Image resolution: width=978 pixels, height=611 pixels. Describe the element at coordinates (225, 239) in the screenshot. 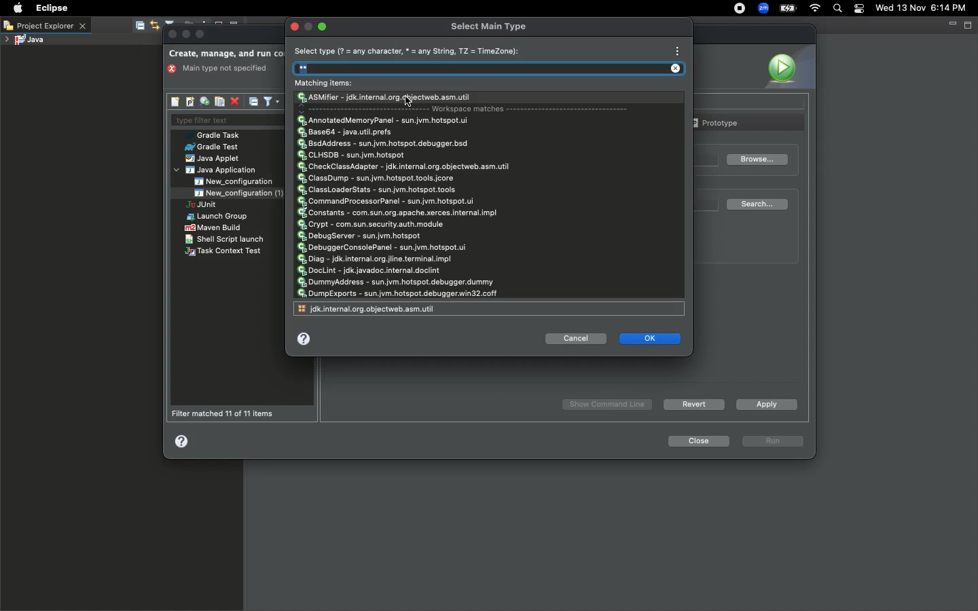

I see `Shell script launch` at that location.